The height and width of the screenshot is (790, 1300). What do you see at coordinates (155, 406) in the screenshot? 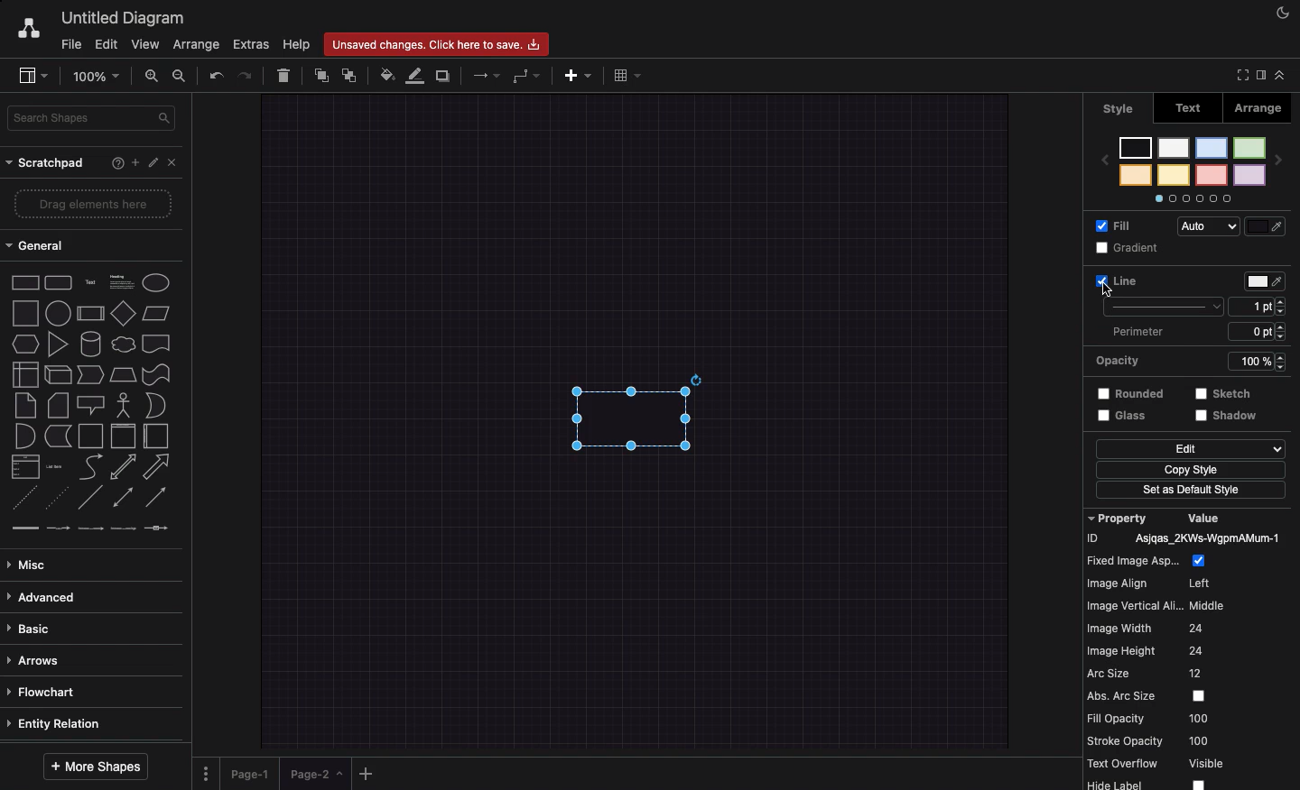
I see `or` at bounding box center [155, 406].